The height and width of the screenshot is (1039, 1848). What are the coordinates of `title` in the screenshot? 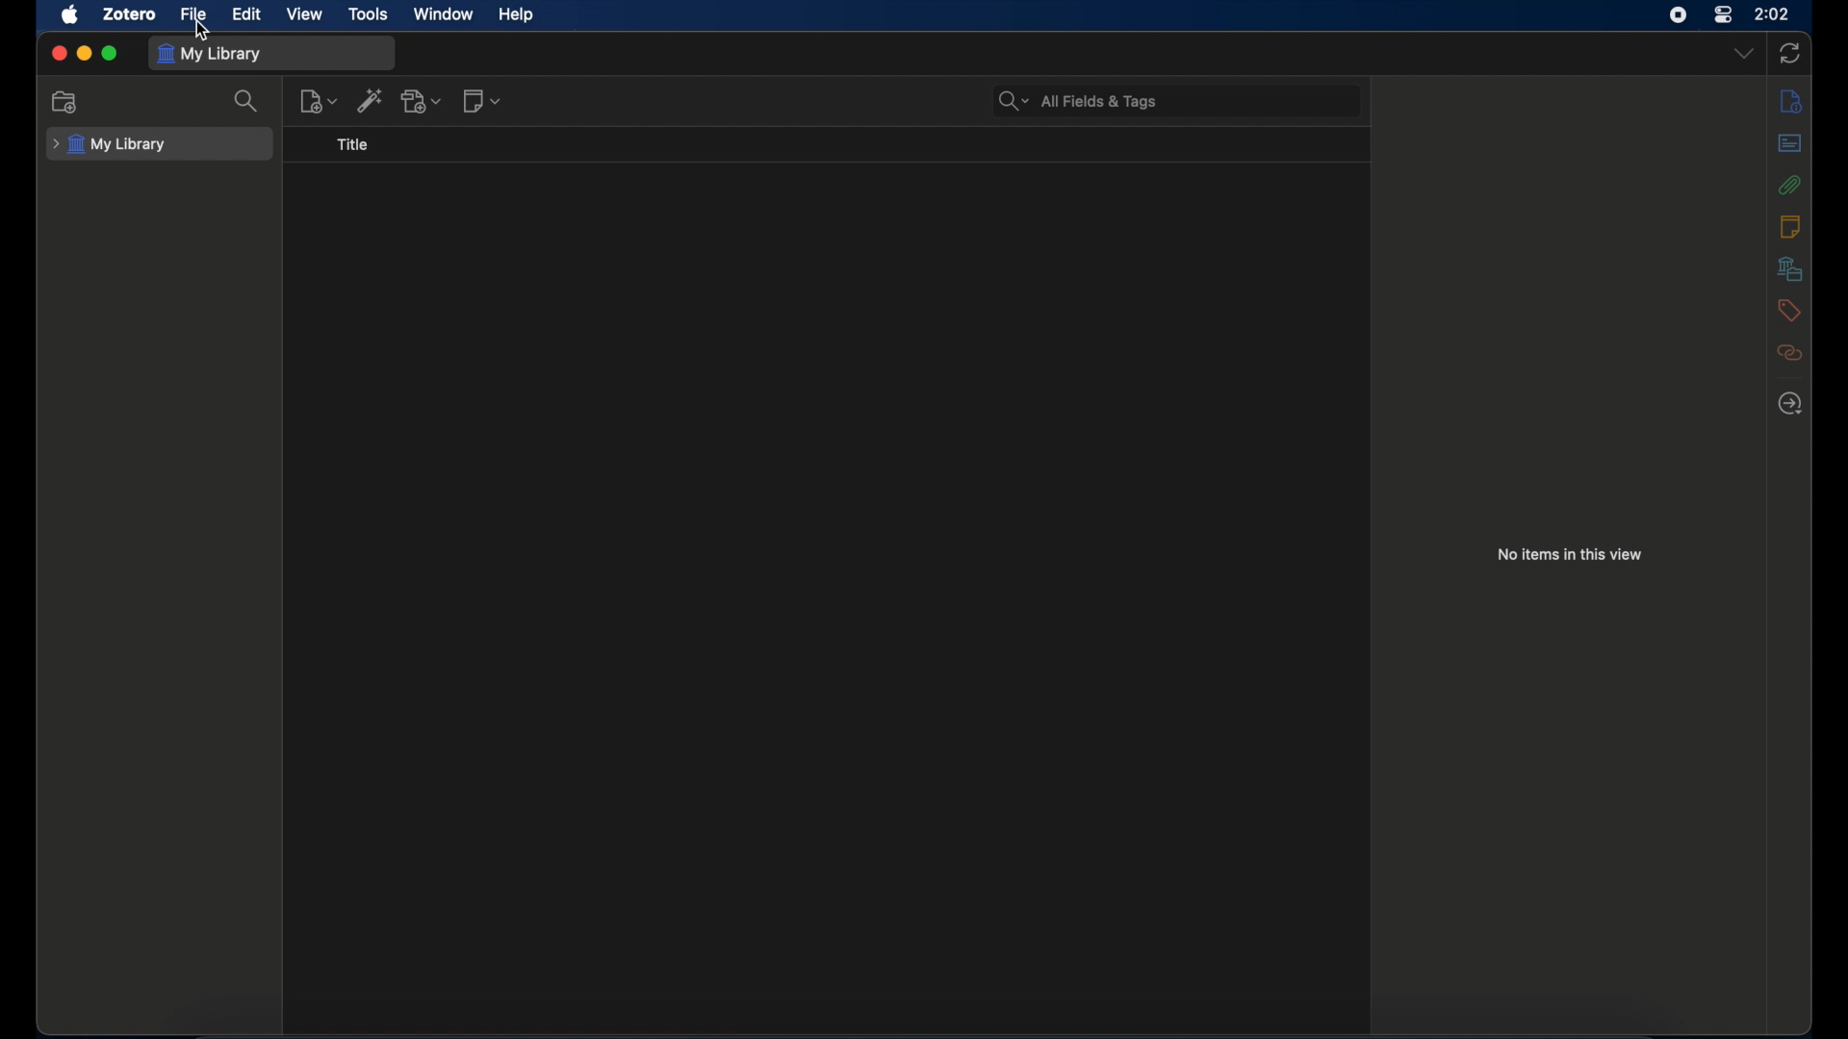 It's located at (356, 145).